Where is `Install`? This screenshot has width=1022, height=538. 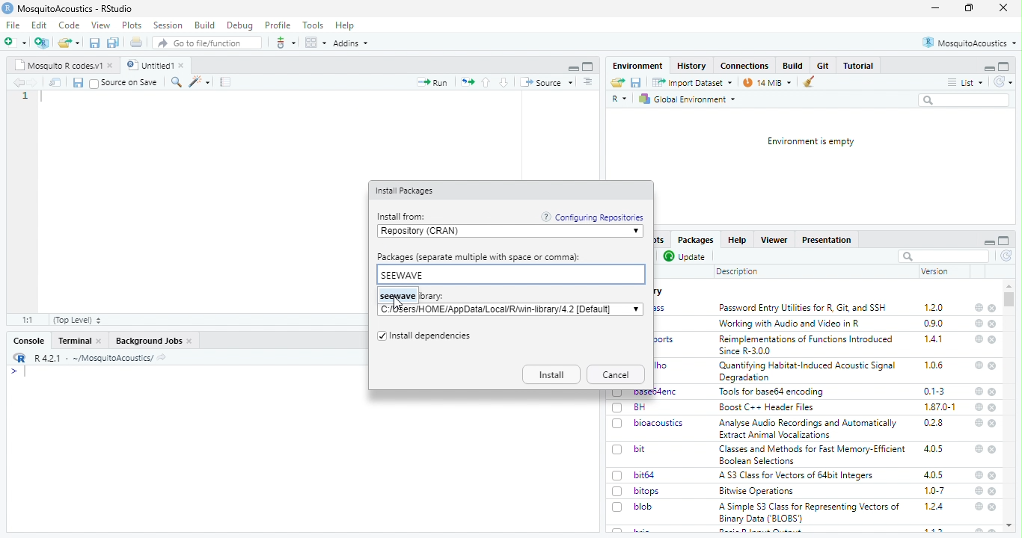 Install is located at coordinates (551, 374).